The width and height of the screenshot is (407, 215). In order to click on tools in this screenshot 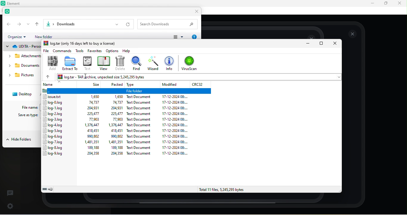, I will do `click(80, 51)`.